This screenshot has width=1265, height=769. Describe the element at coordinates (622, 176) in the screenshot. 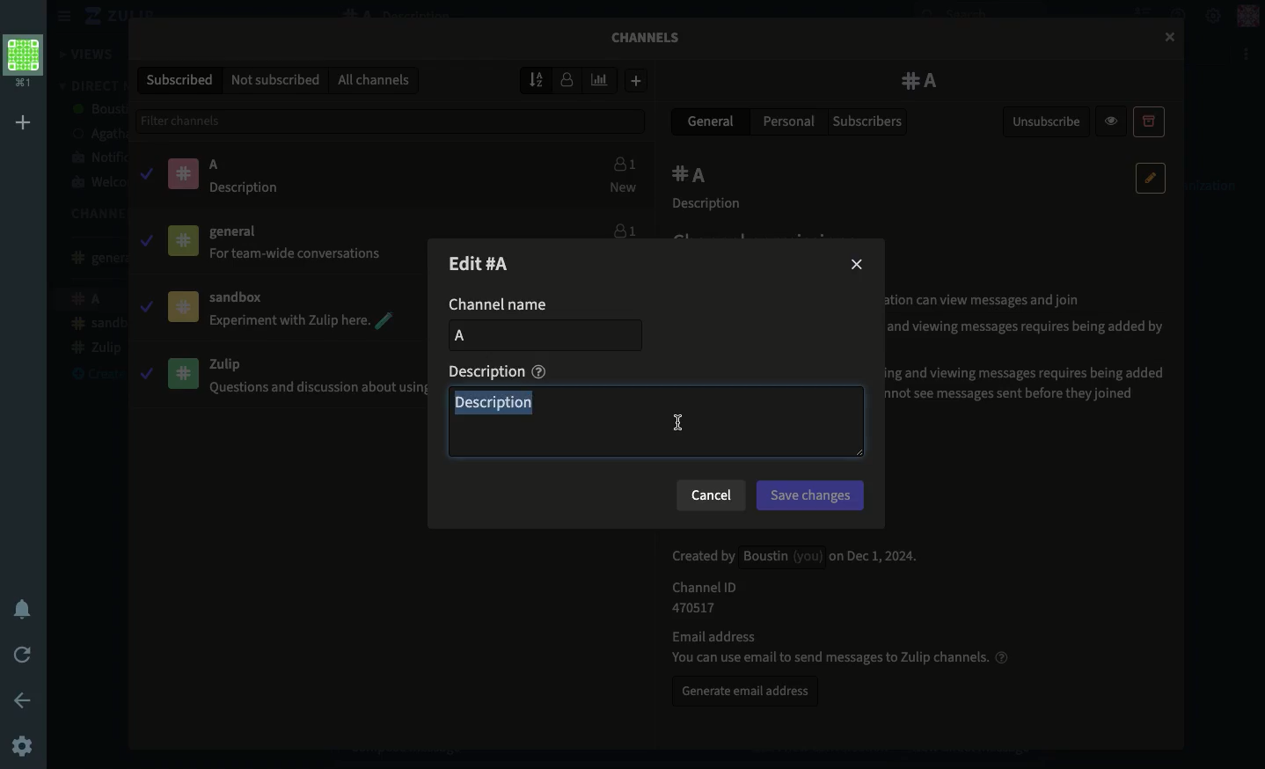

I see `Users` at that location.